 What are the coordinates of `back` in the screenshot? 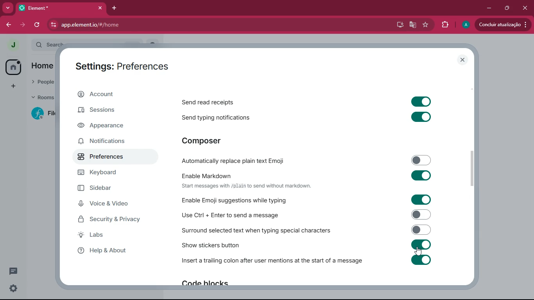 It's located at (10, 25).